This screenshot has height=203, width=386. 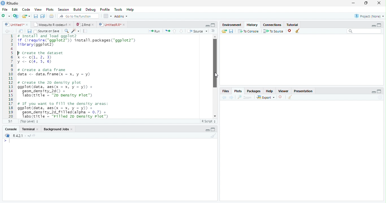 I want to click on Clear, so click(x=214, y=135).